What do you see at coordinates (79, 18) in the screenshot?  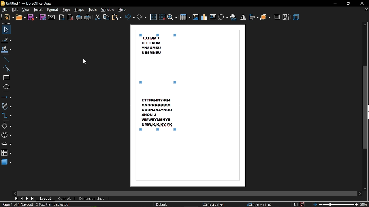 I see `print directly` at bounding box center [79, 18].